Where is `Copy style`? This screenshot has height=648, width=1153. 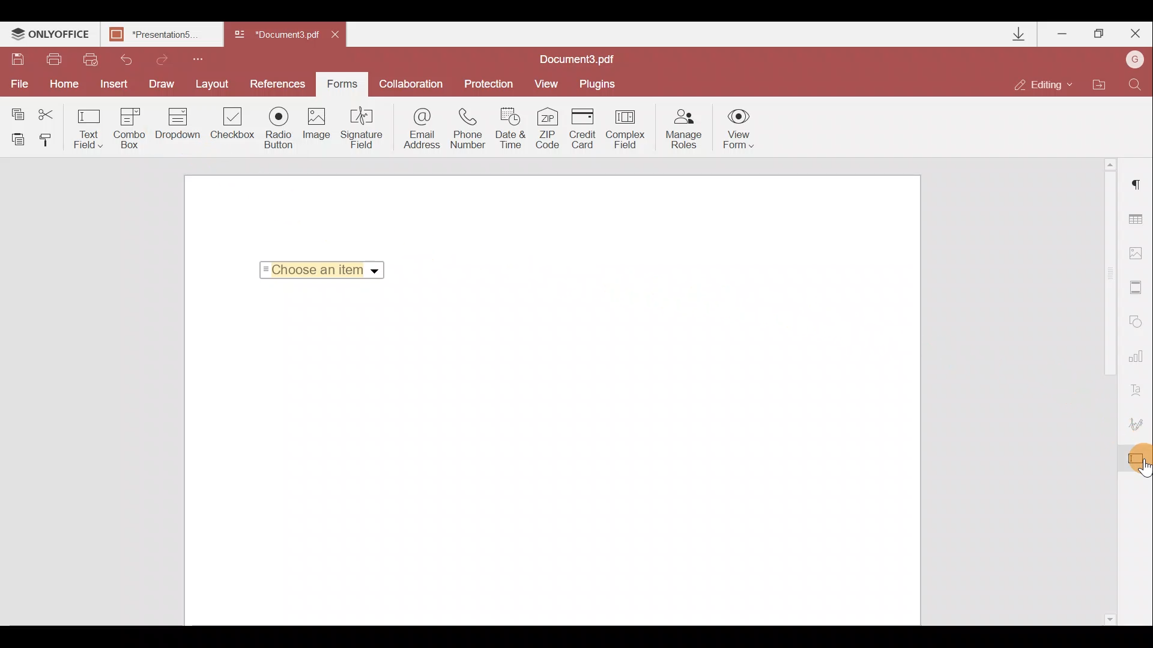 Copy style is located at coordinates (50, 143).